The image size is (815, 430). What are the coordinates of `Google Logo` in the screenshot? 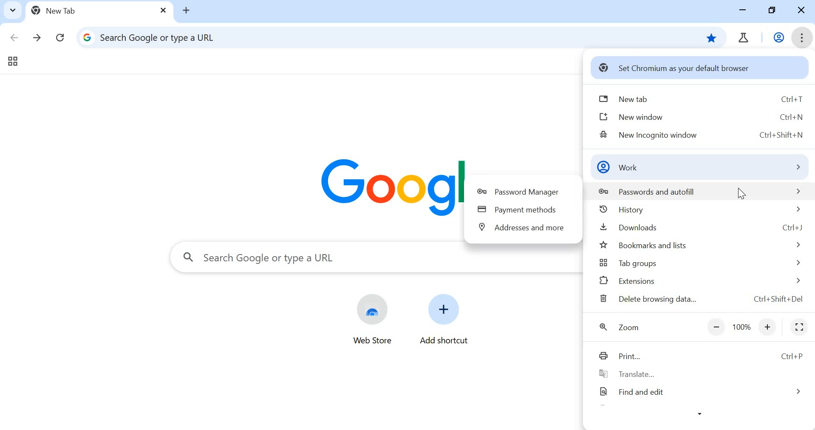 It's located at (385, 187).